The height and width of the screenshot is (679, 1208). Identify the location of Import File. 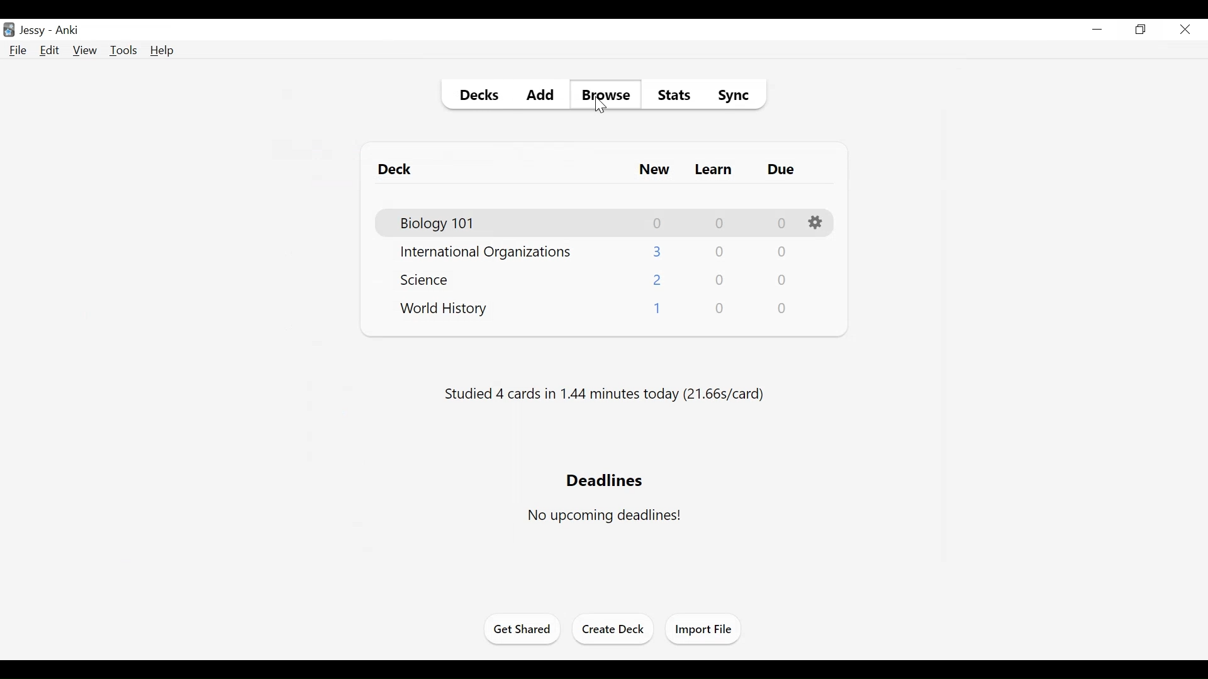
(707, 630).